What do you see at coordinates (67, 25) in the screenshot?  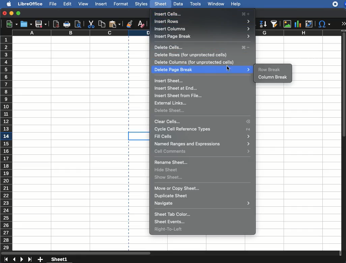 I see `print` at bounding box center [67, 25].